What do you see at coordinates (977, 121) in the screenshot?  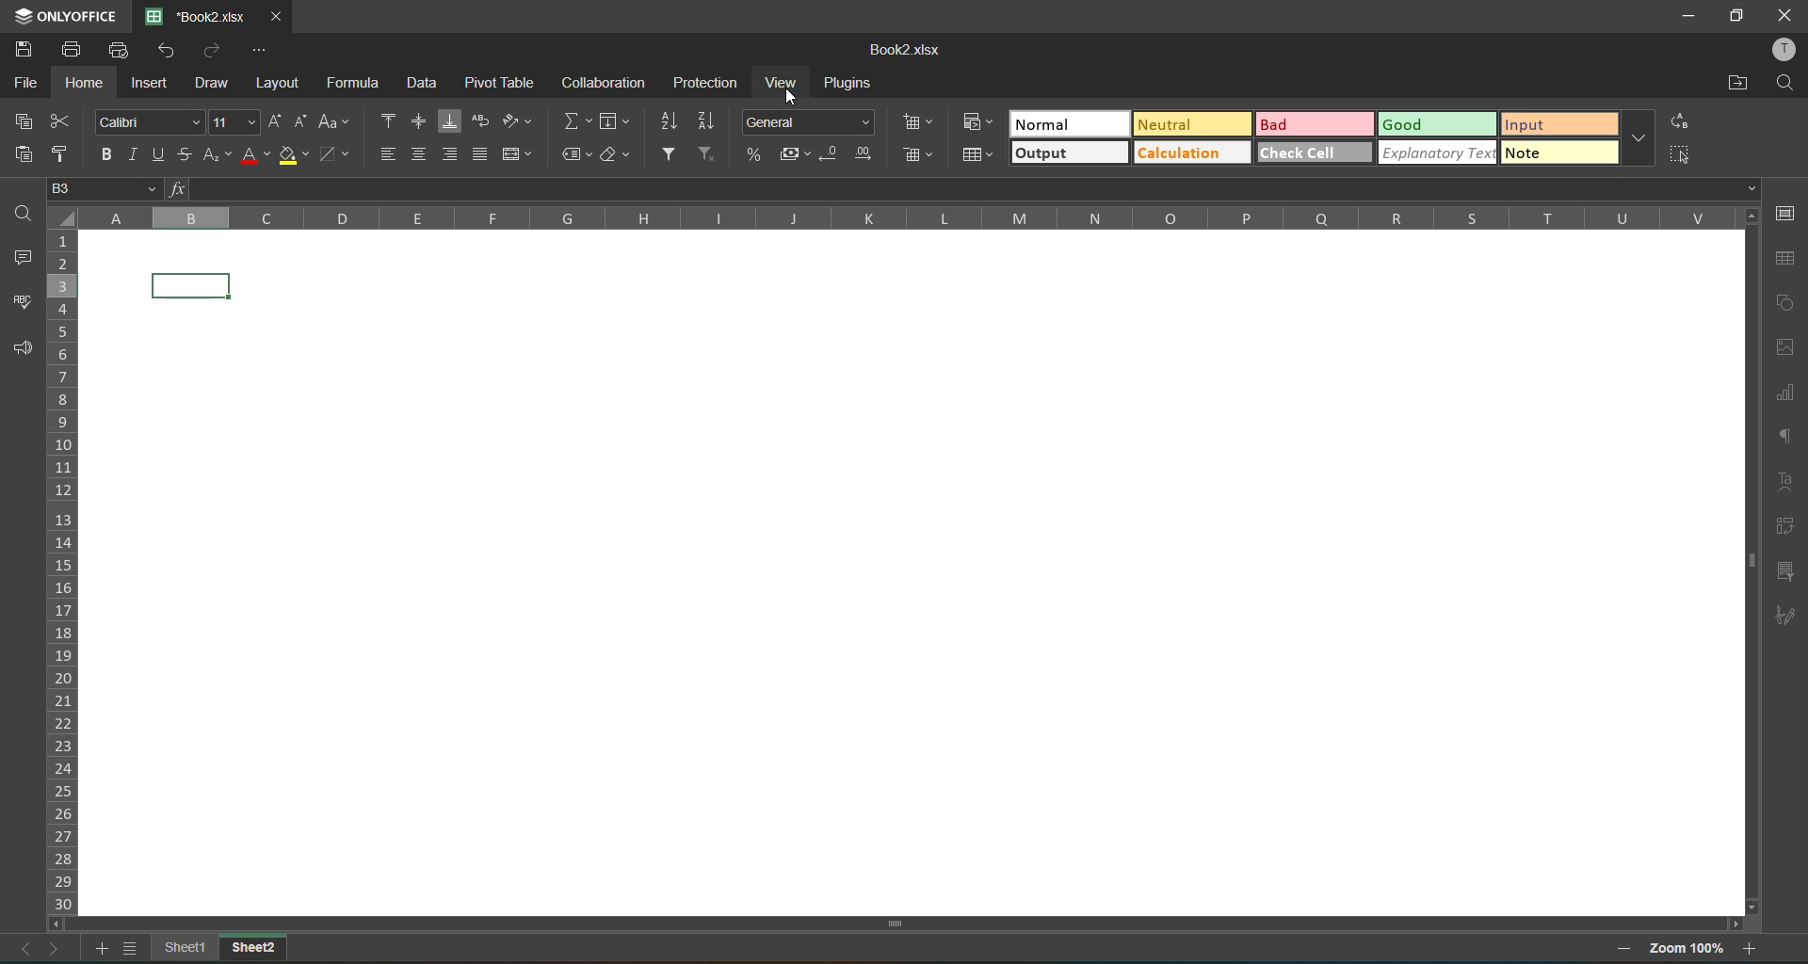 I see `conditional formatting` at bounding box center [977, 121].